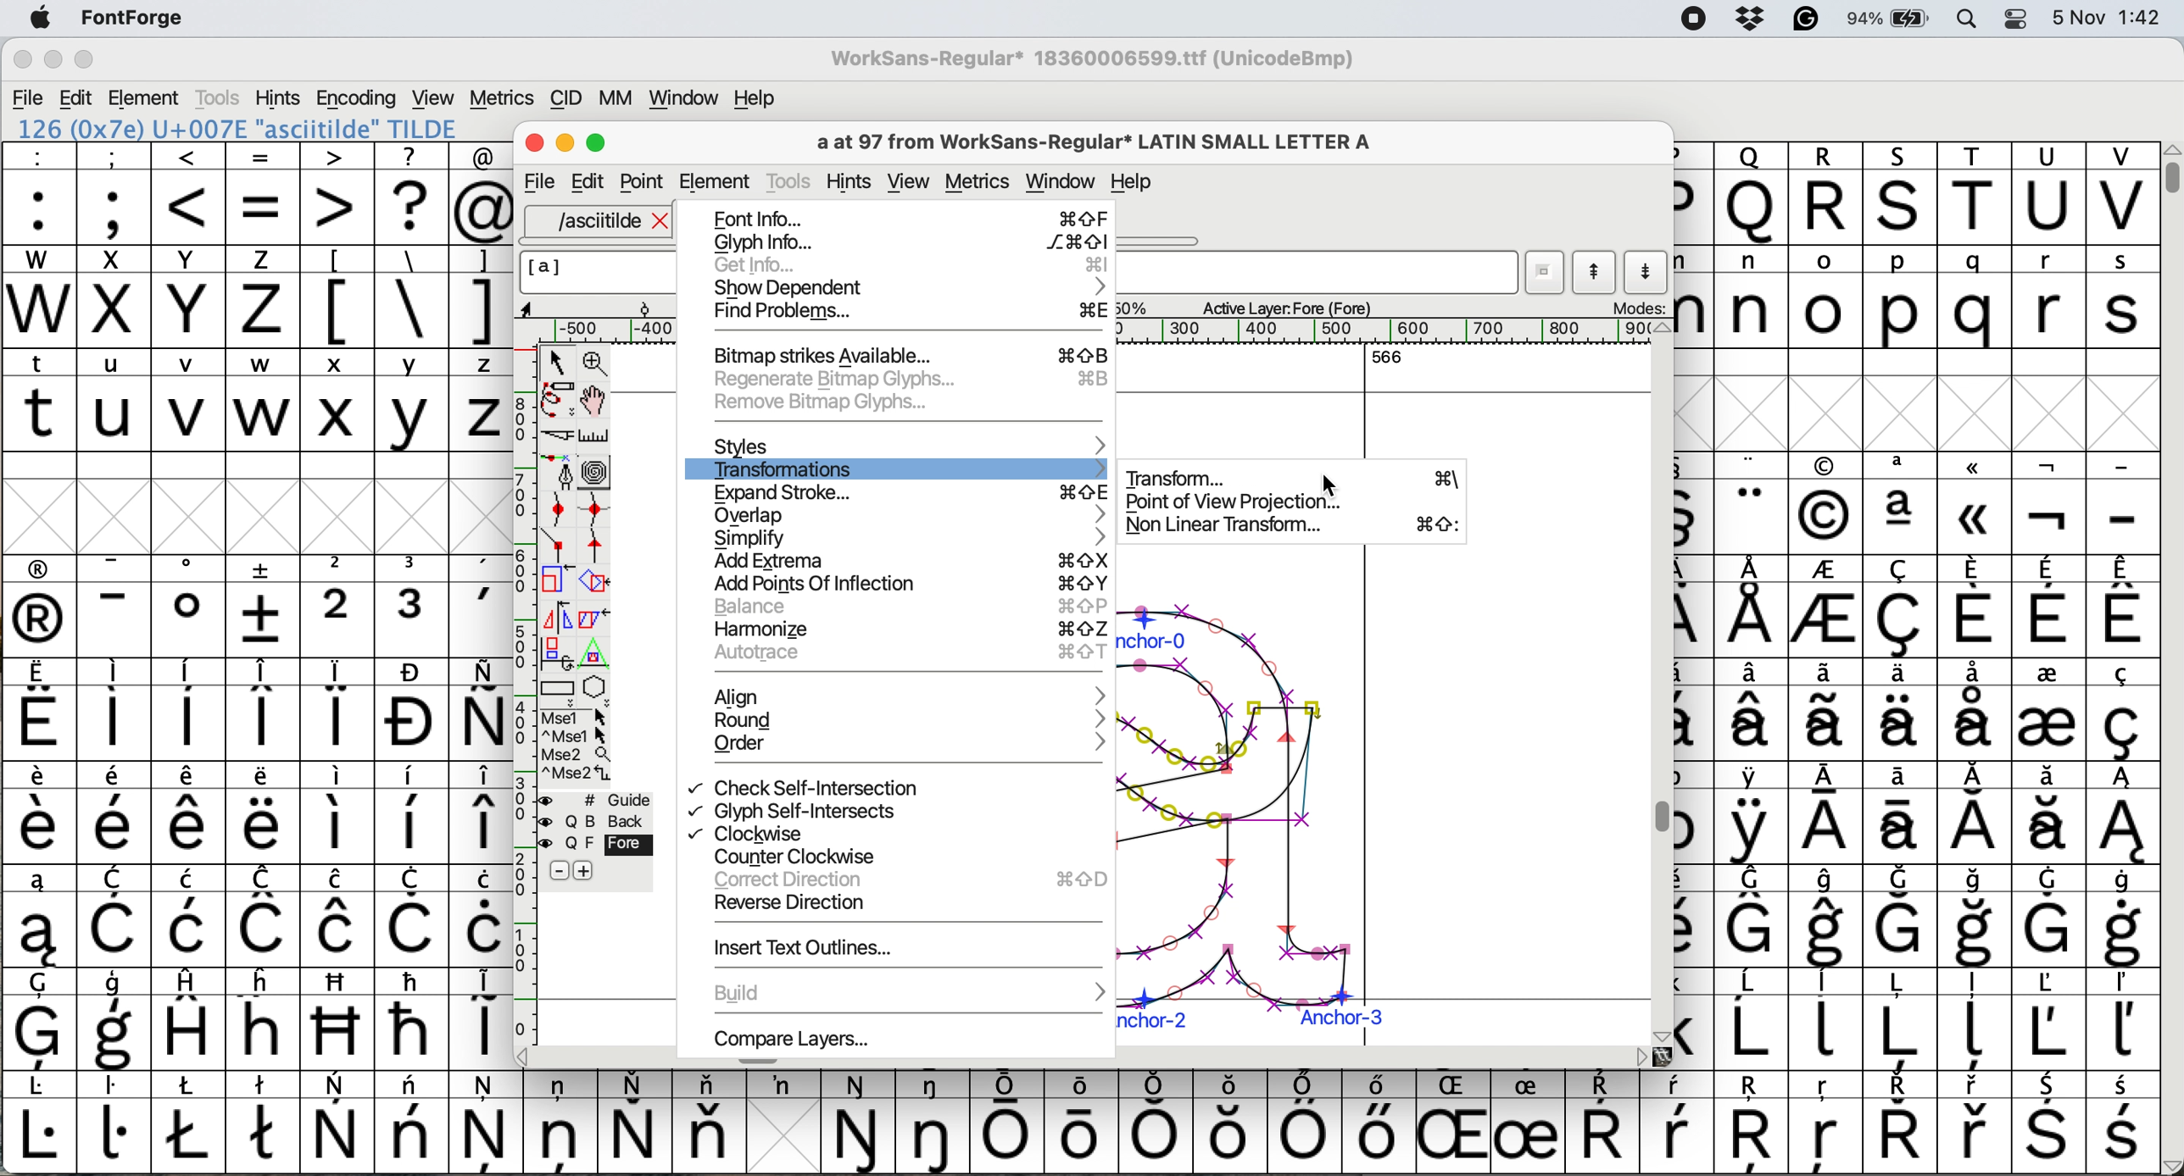 The image size is (2184, 1176). Describe the element at coordinates (908, 518) in the screenshot. I see `overlap` at that location.